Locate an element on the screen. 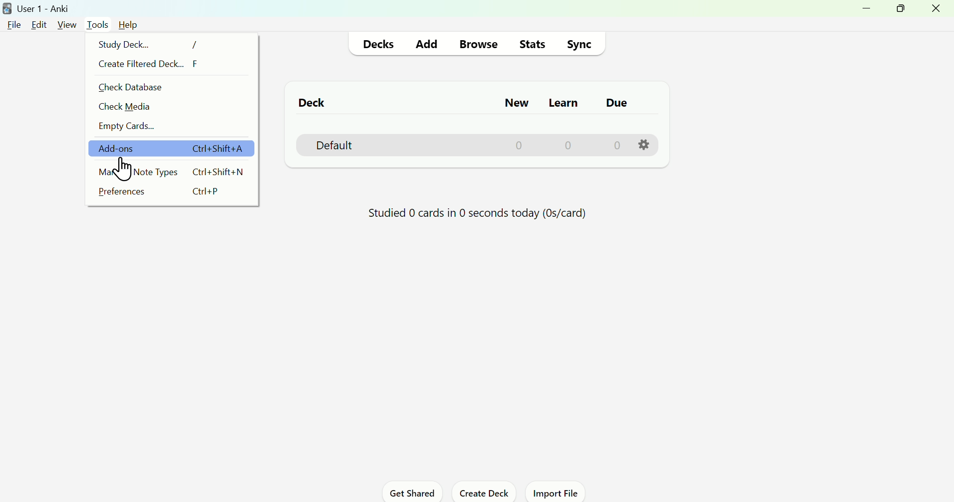  Due is located at coordinates (617, 104).